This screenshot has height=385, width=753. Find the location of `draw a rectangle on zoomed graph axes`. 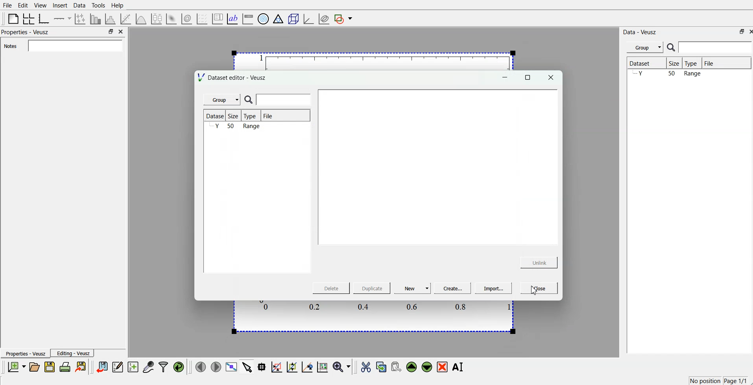

draw a rectangle on zoomed graph axes is located at coordinates (277, 368).